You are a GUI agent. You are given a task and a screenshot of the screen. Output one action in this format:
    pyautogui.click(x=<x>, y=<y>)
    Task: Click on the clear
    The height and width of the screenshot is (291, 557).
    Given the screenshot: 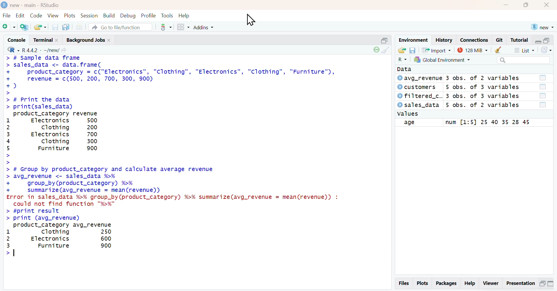 What is the action you would take?
    pyautogui.click(x=497, y=50)
    